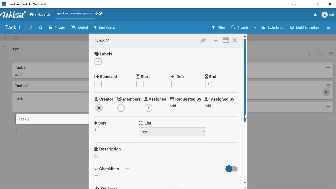 The width and height of the screenshot is (336, 189). What do you see at coordinates (106, 168) in the screenshot?
I see `Checklists` at bounding box center [106, 168].